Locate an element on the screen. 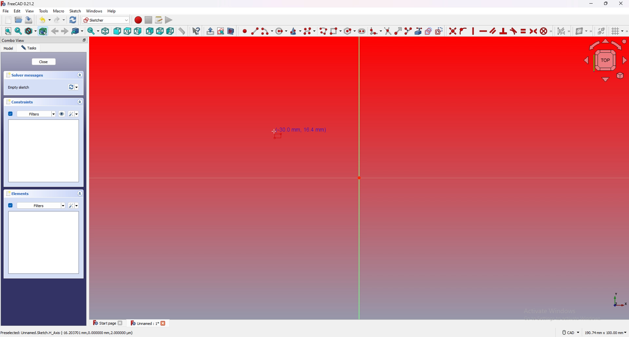 This screenshot has width=629, height=337. toggle grid is located at coordinates (618, 31).